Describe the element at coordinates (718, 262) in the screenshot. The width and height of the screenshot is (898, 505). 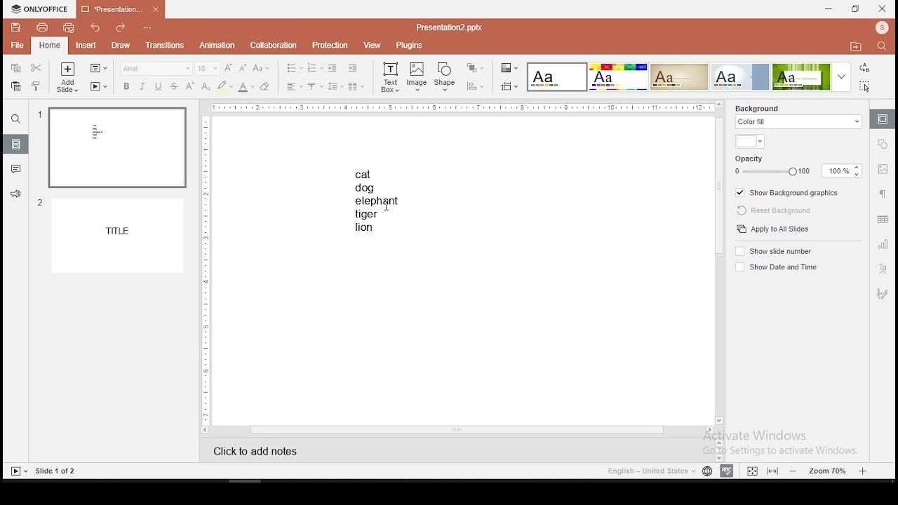
I see `scroll bar` at that location.